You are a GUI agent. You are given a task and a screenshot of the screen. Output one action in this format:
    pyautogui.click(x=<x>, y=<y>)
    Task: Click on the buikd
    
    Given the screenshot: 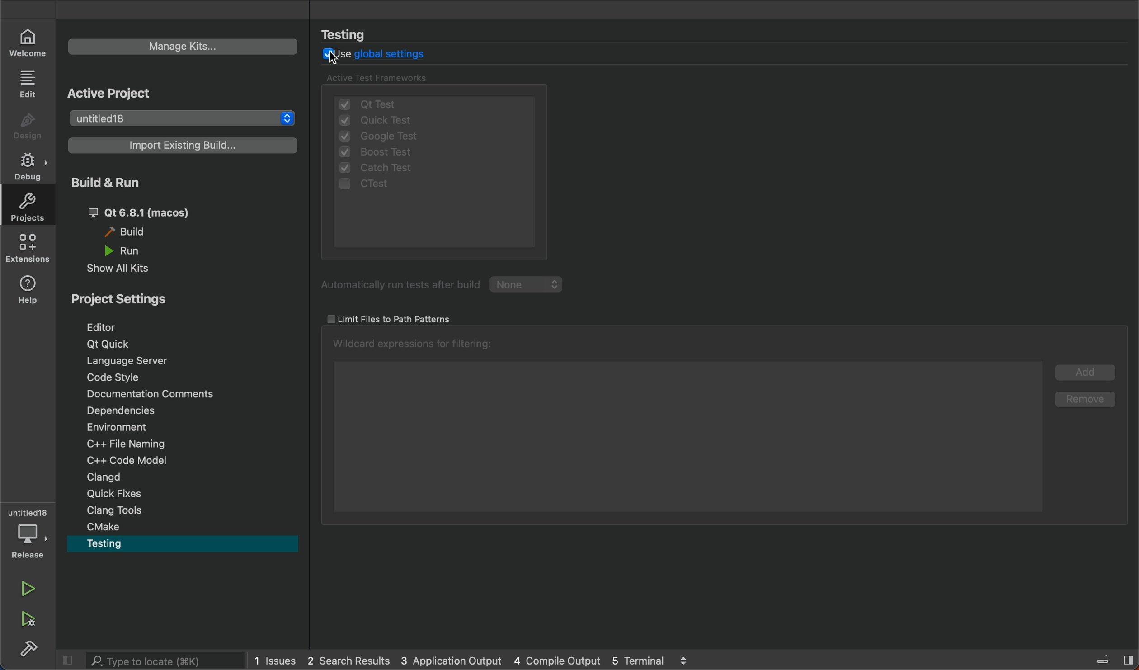 What is the action you would take?
    pyautogui.click(x=26, y=648)
    